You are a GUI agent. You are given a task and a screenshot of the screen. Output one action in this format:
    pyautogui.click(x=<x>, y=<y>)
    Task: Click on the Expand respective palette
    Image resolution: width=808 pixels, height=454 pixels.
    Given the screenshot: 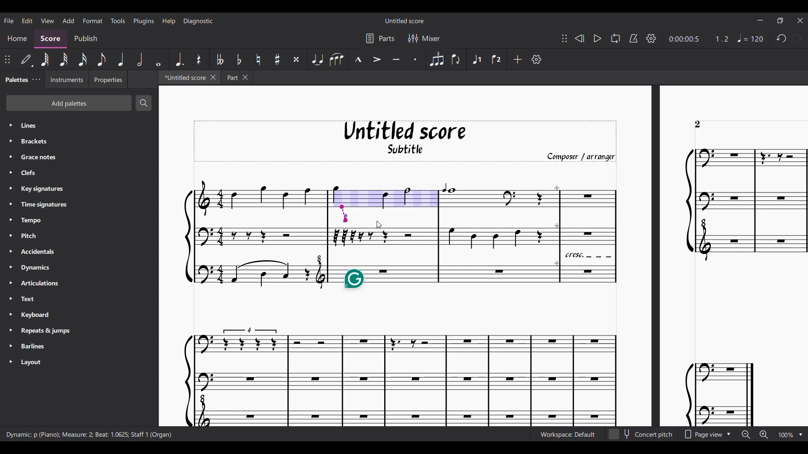 What is the action you would take?
    pyautogui.click(x=11, y=243)
    